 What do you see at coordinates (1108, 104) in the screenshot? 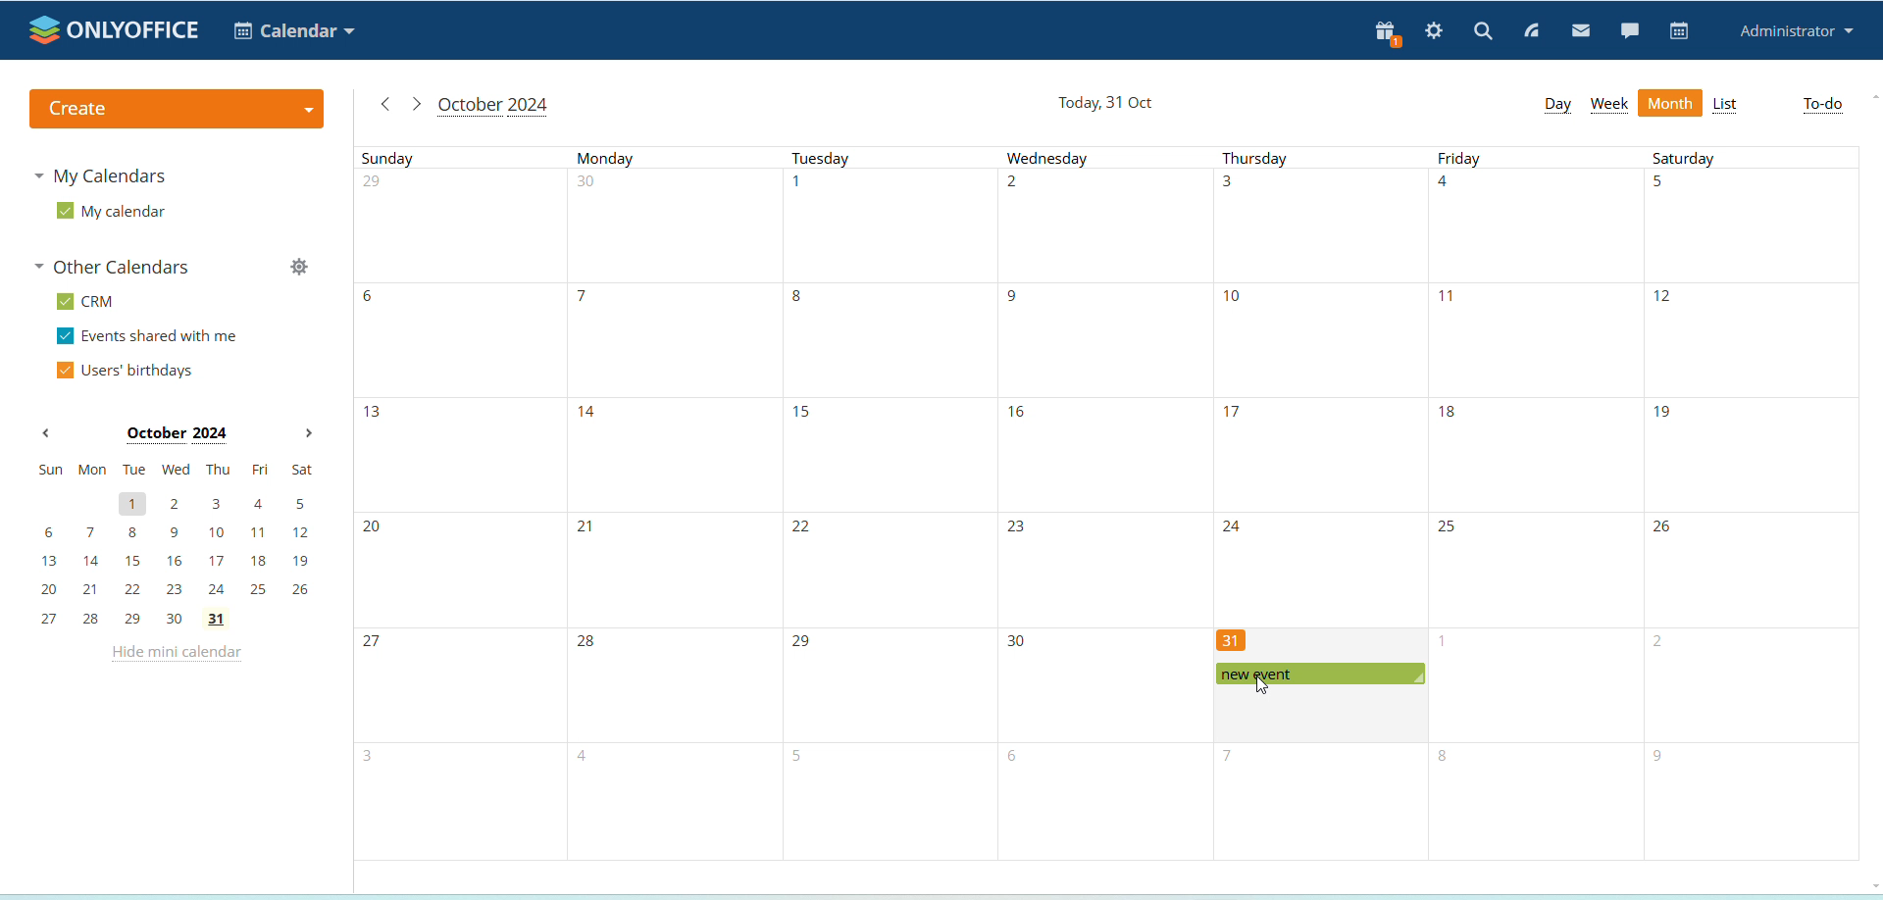
I see `current date` at bounding box center [1108, 104].